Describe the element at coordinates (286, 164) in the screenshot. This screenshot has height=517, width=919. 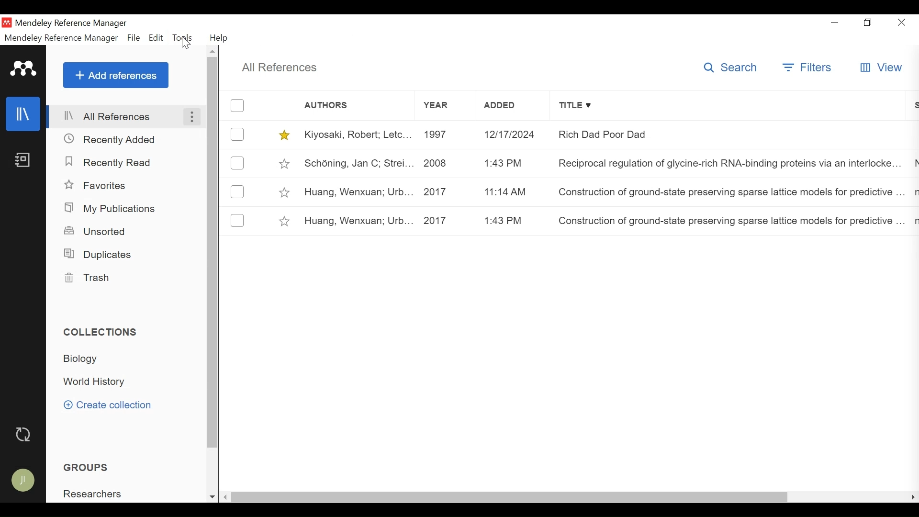
I see `Toggle Favorites` at that location.